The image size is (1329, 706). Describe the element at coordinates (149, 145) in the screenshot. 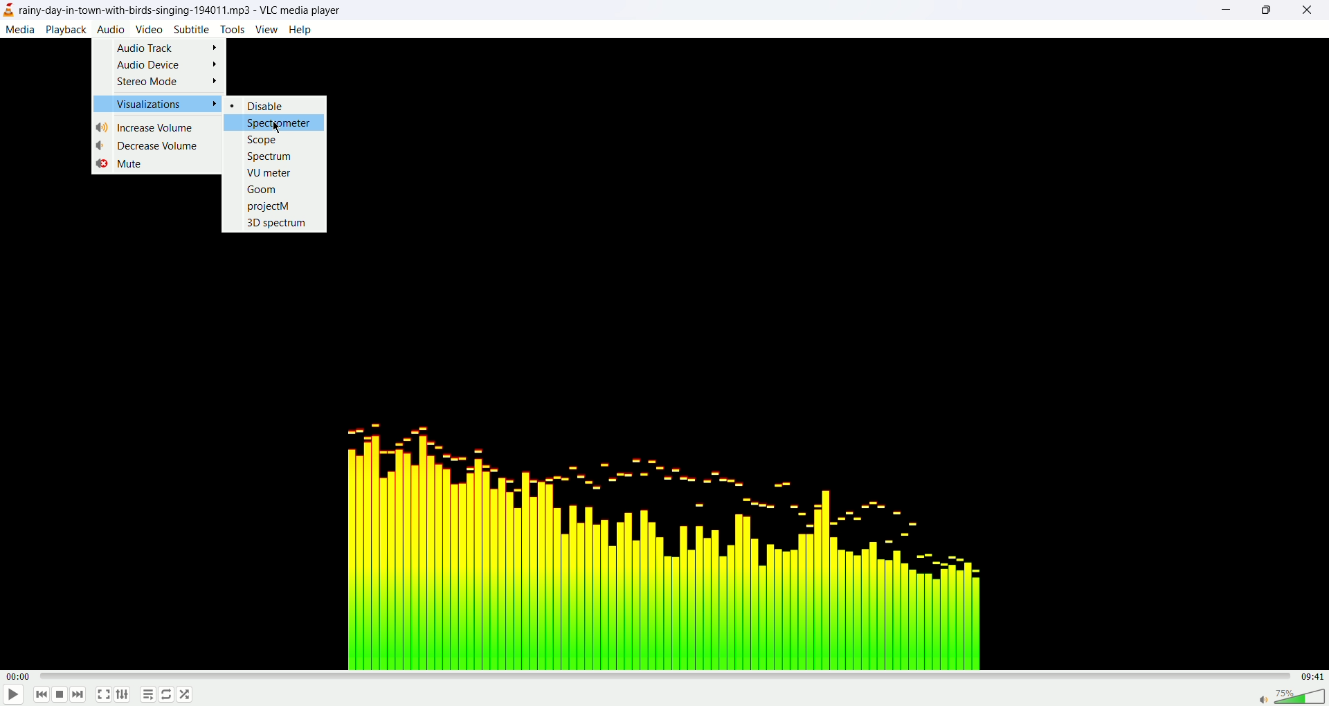

I see `decrease volume` at that location.